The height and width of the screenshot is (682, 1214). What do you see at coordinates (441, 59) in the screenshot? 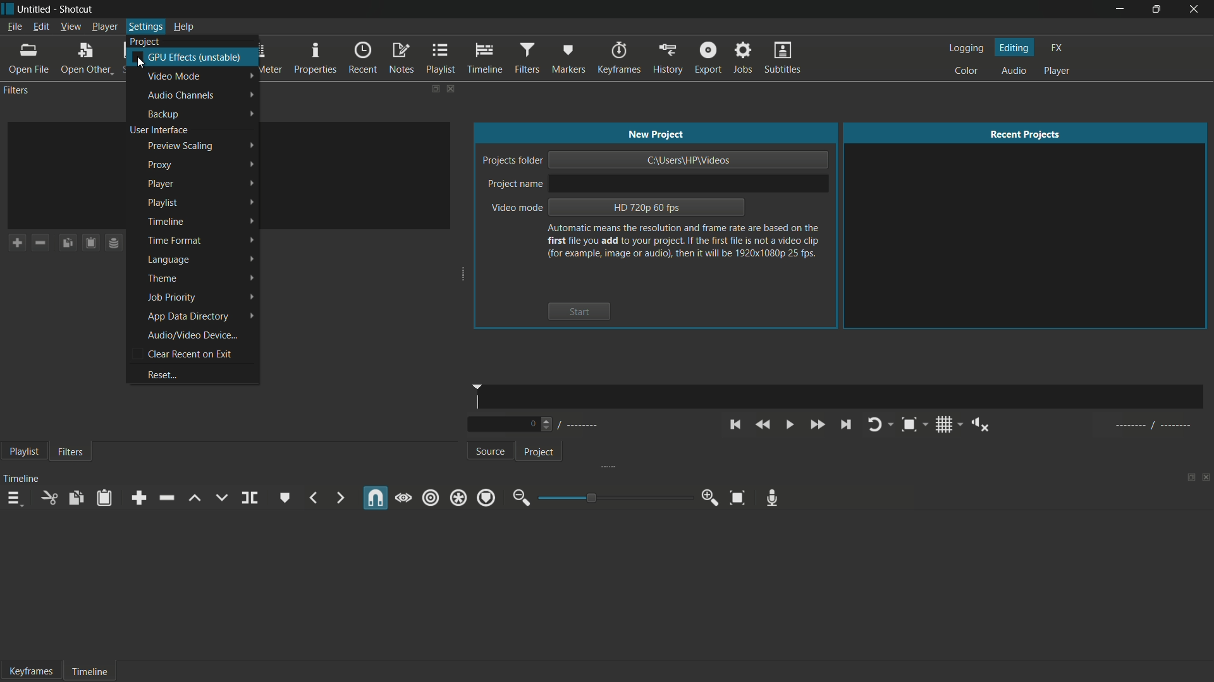
I see `playlist` at bounding box center [441, 59].